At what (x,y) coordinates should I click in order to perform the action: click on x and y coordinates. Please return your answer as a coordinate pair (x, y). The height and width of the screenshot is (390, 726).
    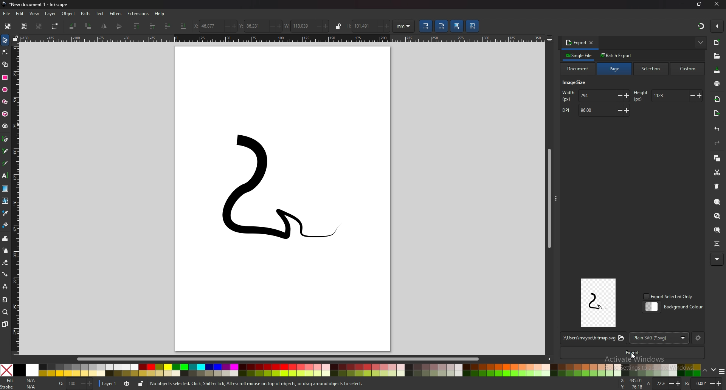
    Looking at the image, I should click on (631, 383).